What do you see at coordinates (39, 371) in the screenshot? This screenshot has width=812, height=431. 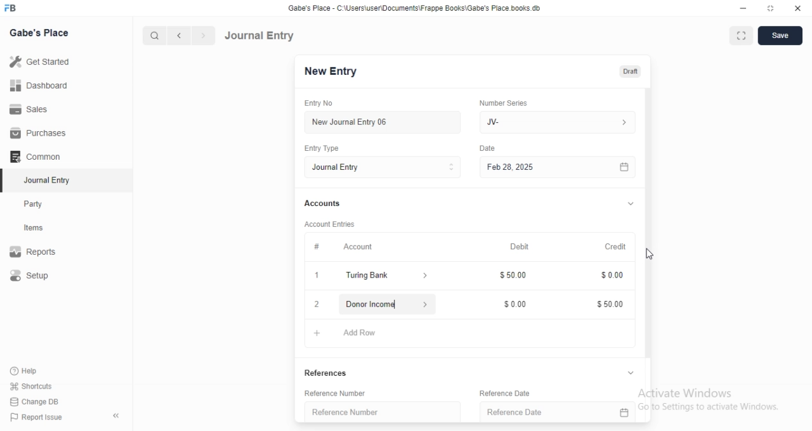 I see `‘Help` at bounding box center [39, 371].